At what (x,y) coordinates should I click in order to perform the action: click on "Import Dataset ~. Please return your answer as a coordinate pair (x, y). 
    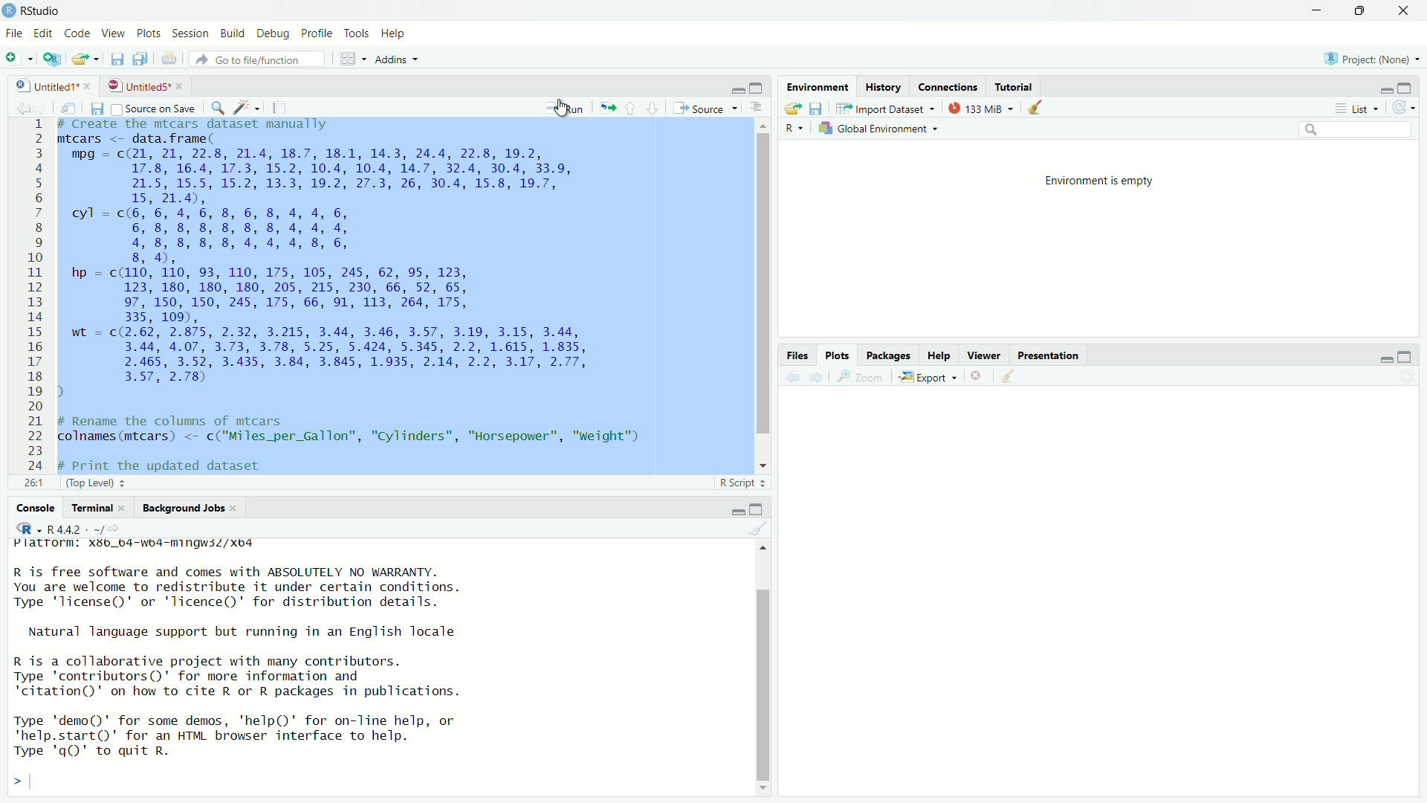
    Looking at the image, I should click on (887, 110).